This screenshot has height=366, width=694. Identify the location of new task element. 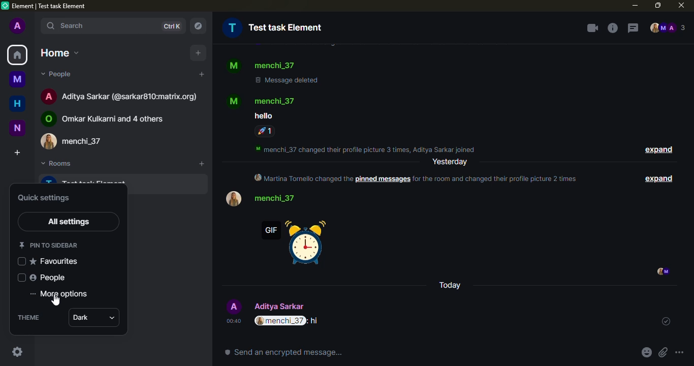
(275, 27).